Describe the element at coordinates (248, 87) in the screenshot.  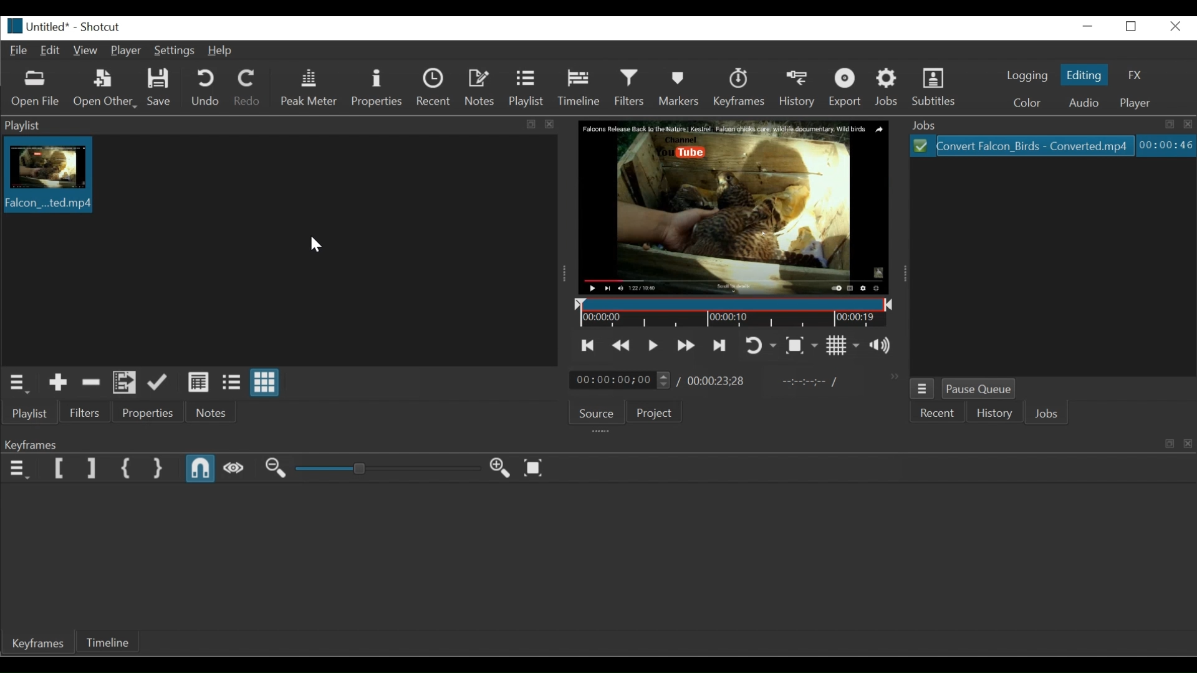
I see `Redo` at that location.